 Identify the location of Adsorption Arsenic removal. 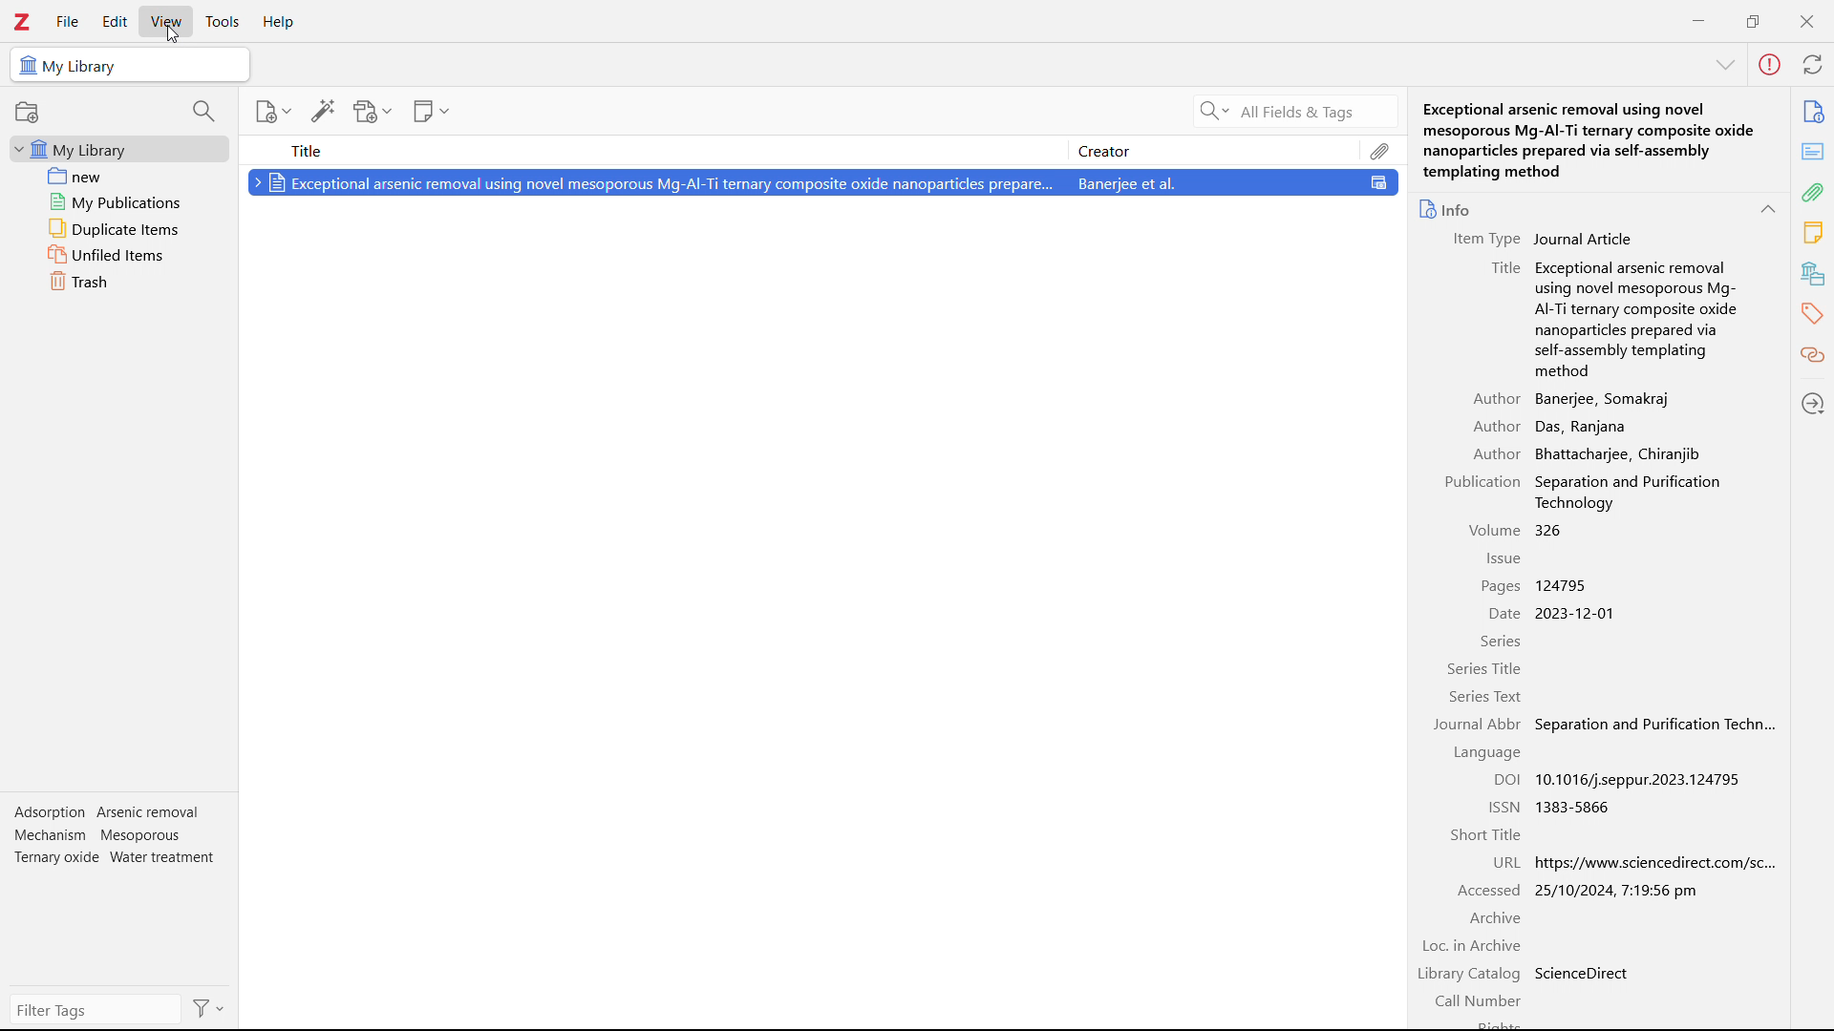
(110, 812).